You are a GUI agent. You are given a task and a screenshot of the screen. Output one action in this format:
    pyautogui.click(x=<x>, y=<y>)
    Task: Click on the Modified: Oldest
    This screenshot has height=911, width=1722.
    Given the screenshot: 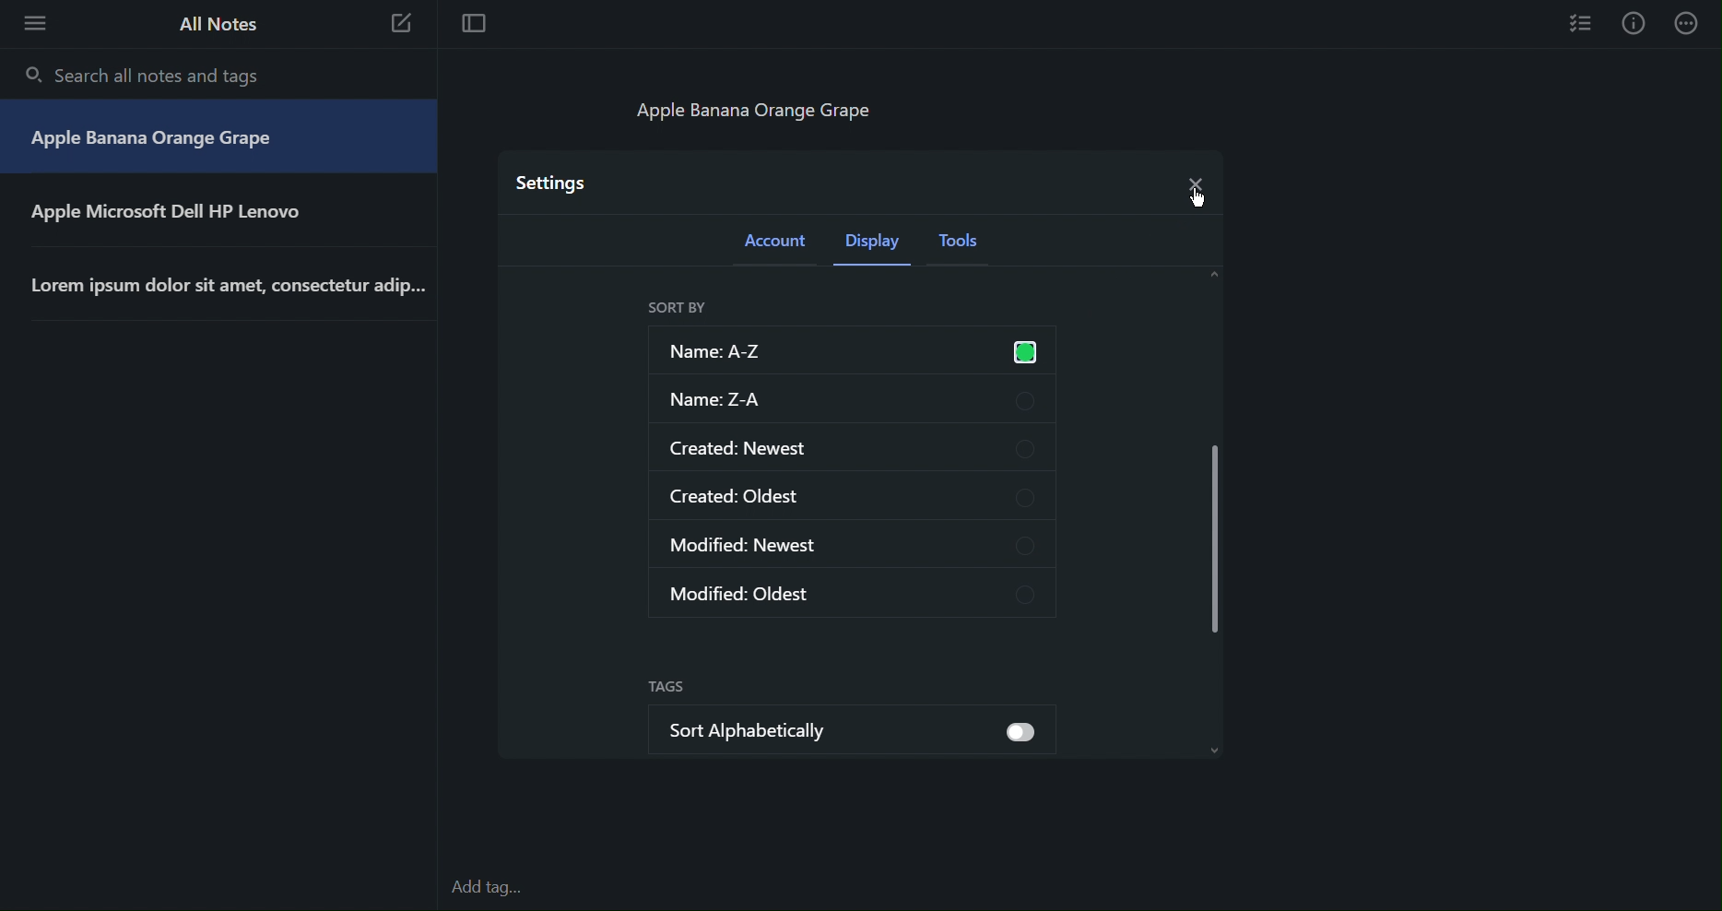 What is the action you would take?
    pyautogui.click(x=855, y=591)
    